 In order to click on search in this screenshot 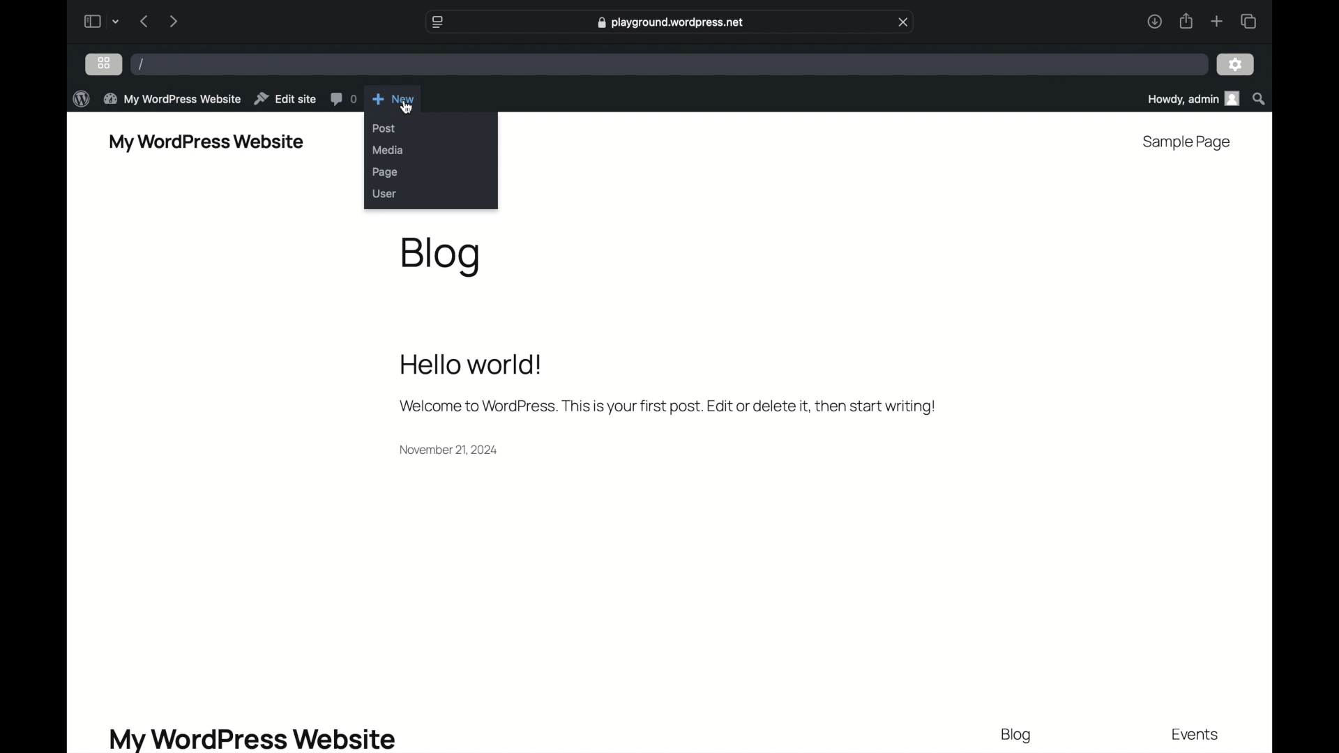, I will do `click(1260, 99)`.